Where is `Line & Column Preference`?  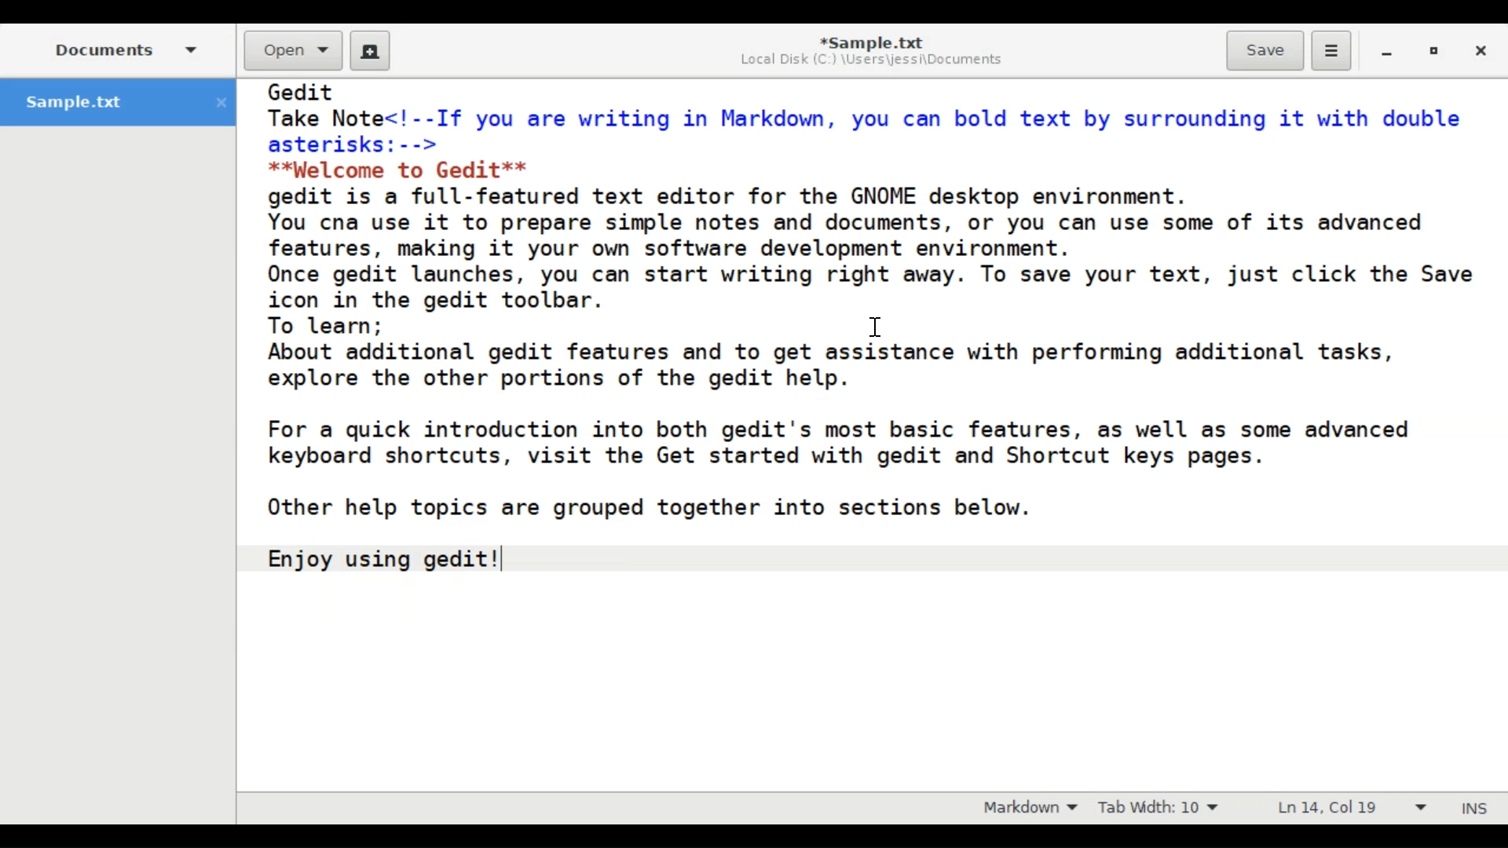 Line & Column Preference is located at coordinates (1349, 807).